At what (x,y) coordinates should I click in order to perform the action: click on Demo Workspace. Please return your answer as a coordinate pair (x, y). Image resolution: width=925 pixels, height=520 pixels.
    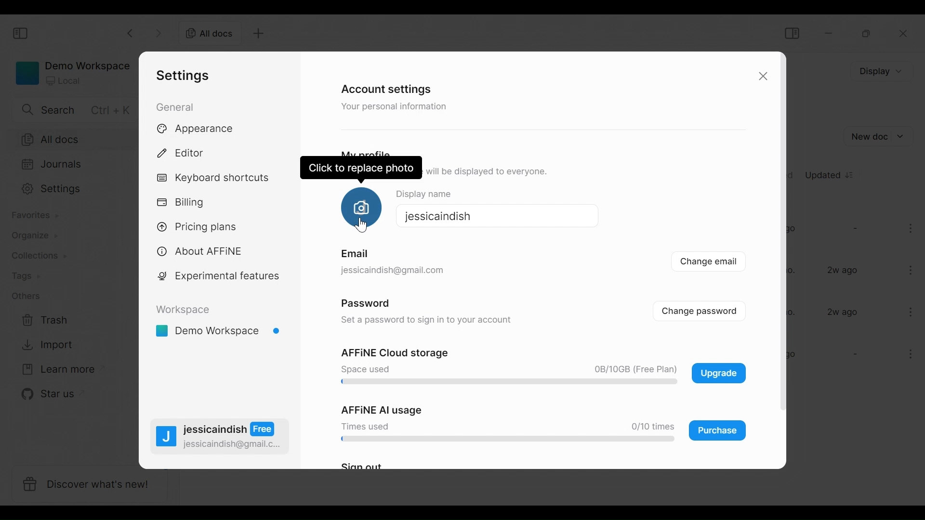
    Looking at the image, I should click on (219, 332).